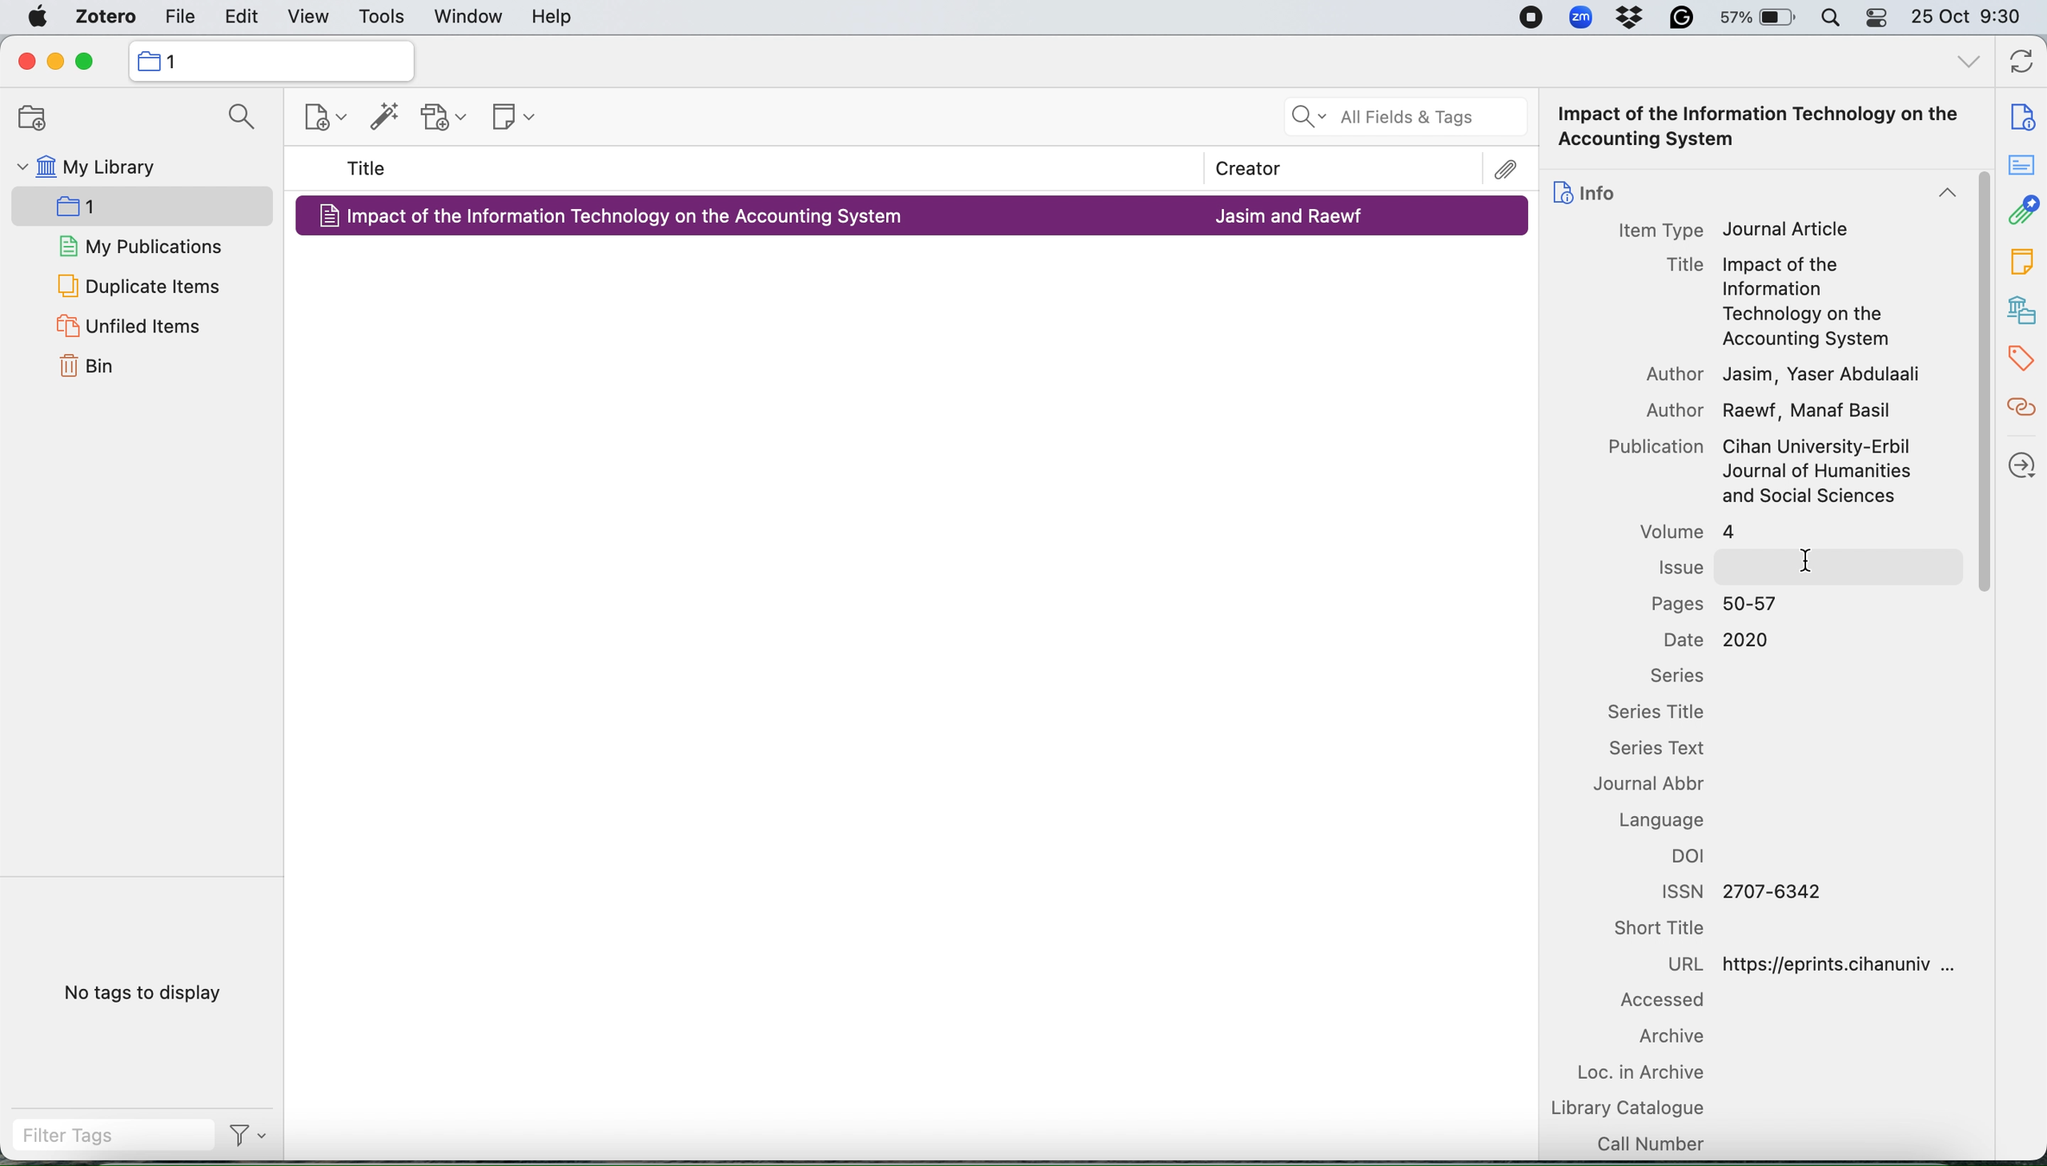  What do you see at coordinates (2020, 463) in the screenshot?
I see `locate` at bounding box center [2020, 463].